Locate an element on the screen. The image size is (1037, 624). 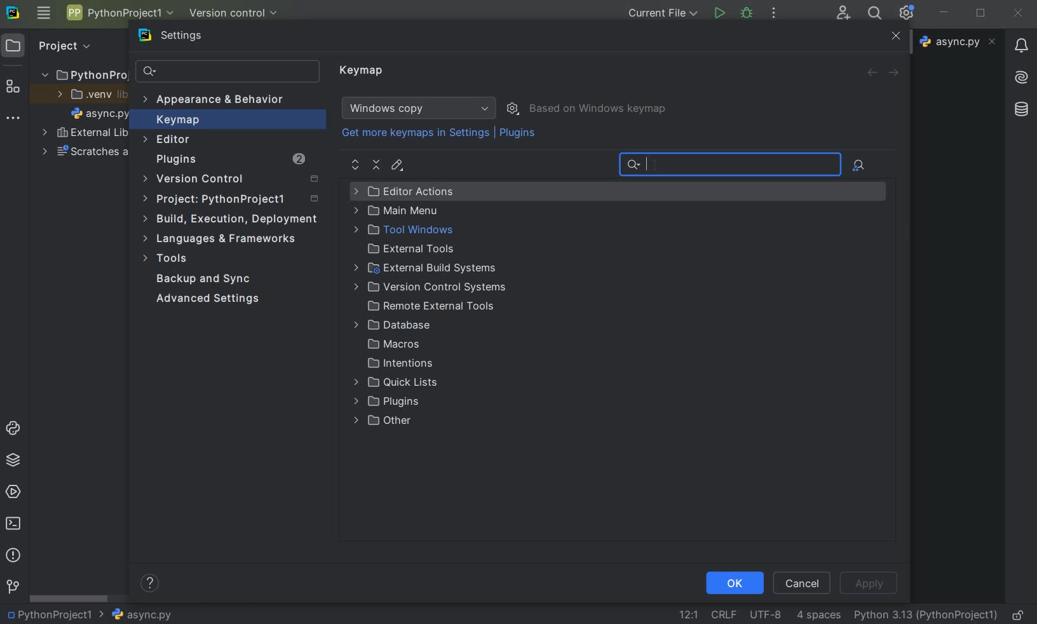
build, execution, deployment is located at coordinates (231, 219).